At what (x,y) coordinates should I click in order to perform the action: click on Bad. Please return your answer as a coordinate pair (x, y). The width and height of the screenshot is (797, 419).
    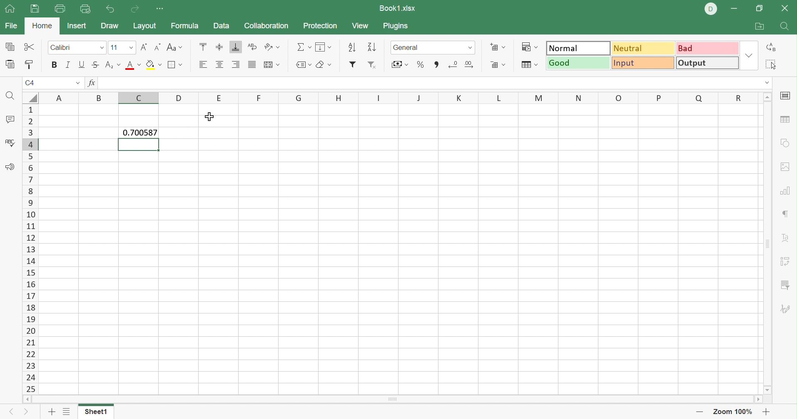
    Looking at the image, I should click on (707, 48).